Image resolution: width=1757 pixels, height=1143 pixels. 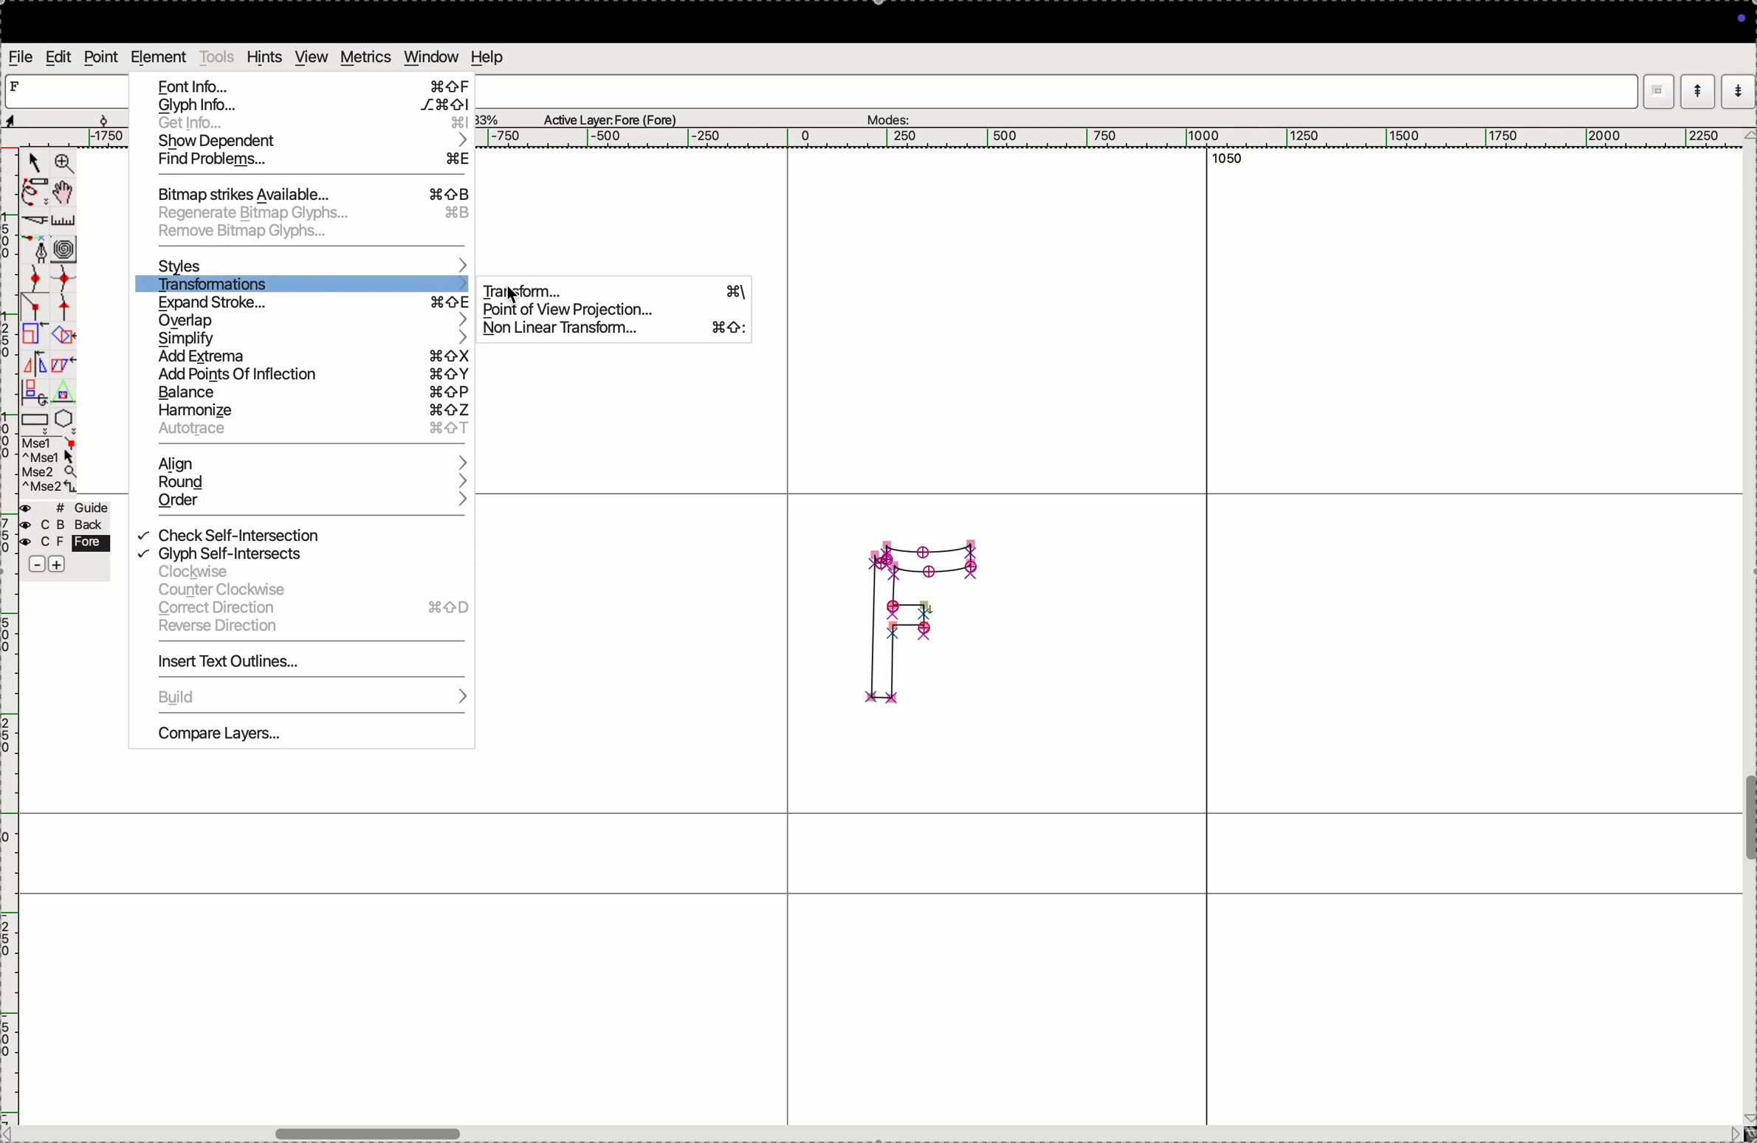 What do you see at coordinates (312, 339) in the screenshot?
I see `simplyfy` at bounding box center [312, 339].